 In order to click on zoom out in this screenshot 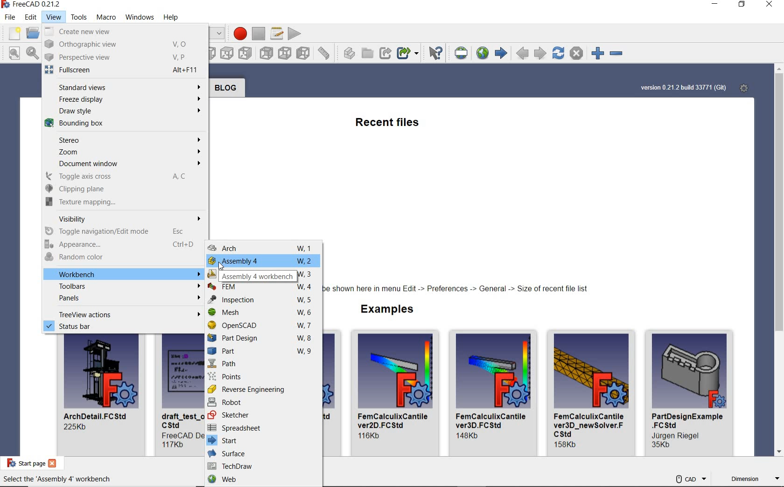, I will do `click(619, 55)`.